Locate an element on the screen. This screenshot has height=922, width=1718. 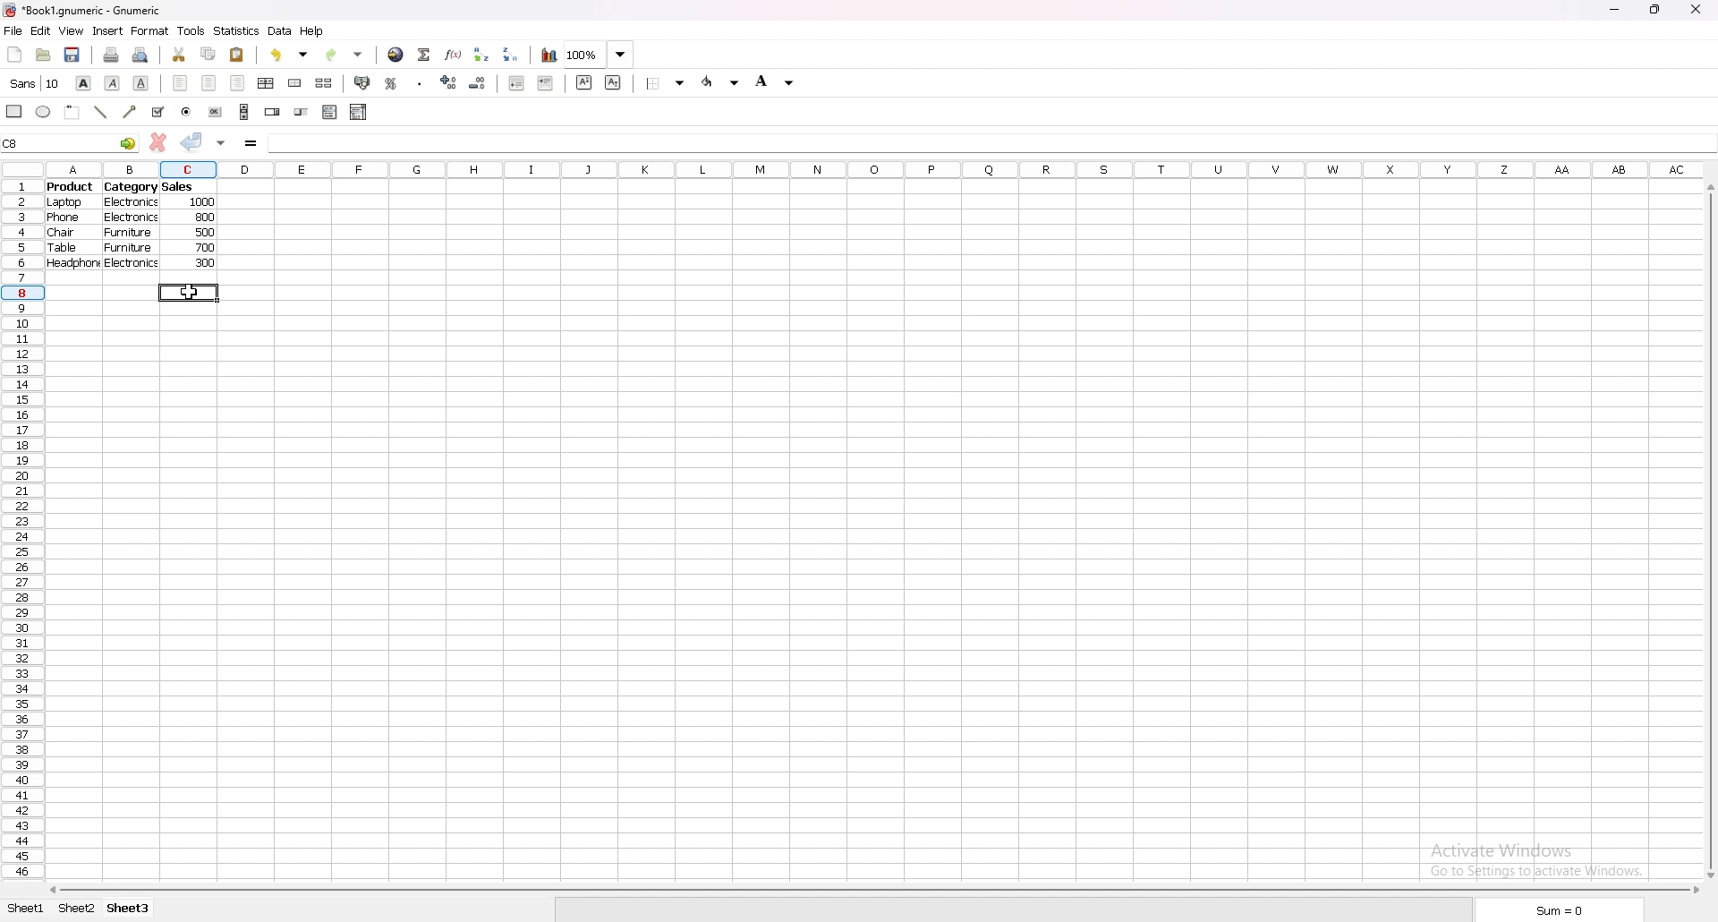
sales is located at coordinates (179, 186).